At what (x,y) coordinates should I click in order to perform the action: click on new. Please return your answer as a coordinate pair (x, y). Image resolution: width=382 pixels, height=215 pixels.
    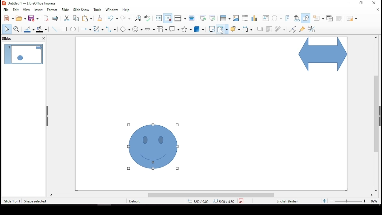
    Looking at the image, I should click on (7, 19).